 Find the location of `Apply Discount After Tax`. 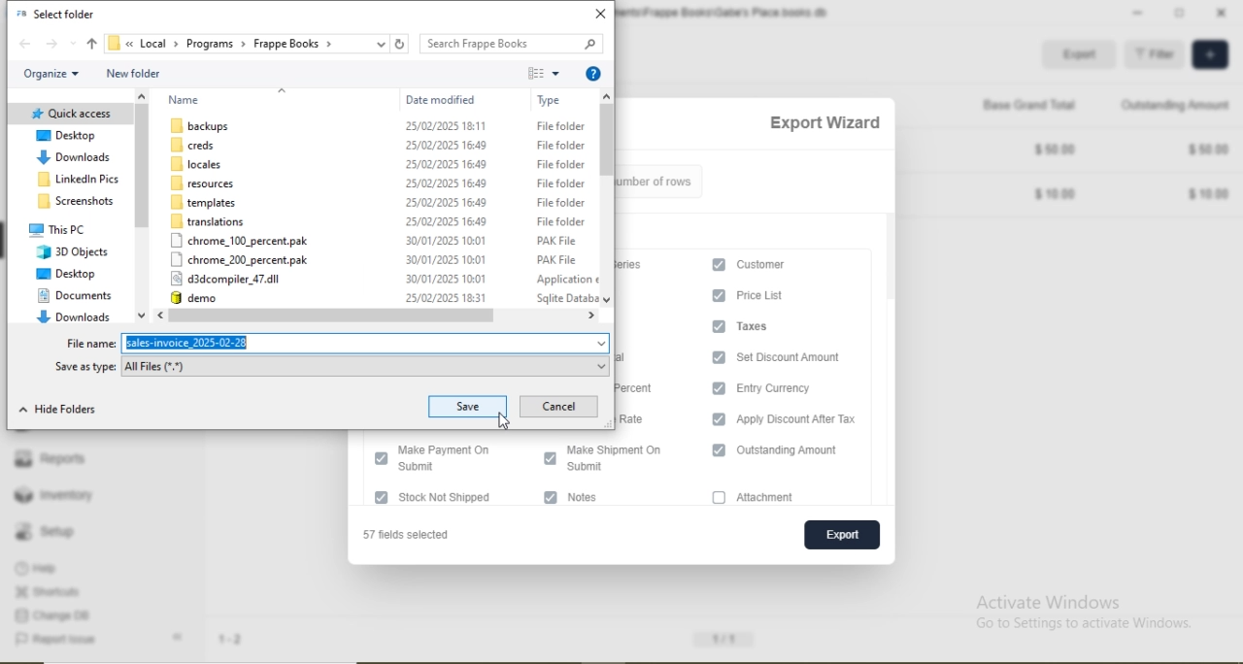

Apply Discount After Tax is located at coordinates (806, 419).